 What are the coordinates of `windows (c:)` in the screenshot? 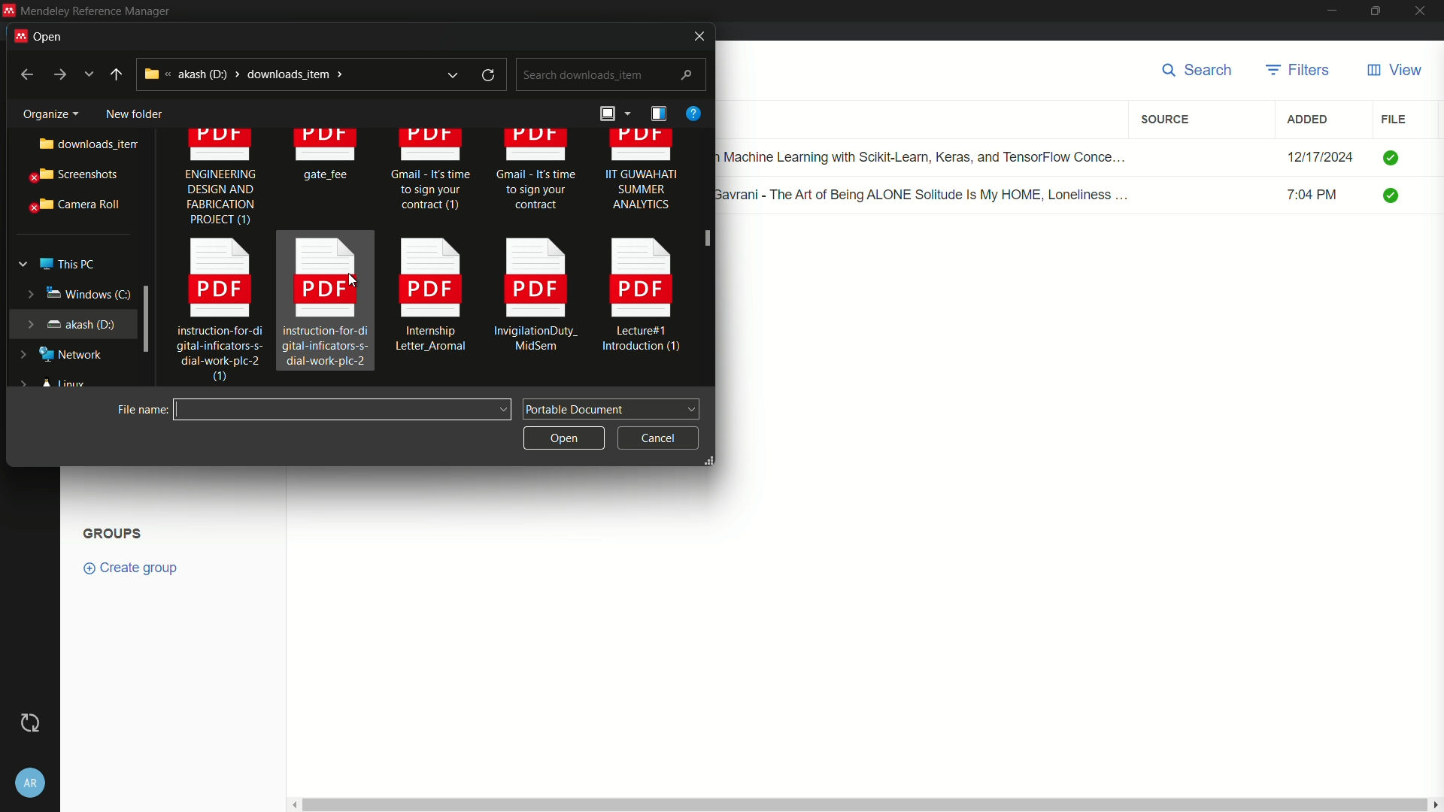 It's located at (68, 293).